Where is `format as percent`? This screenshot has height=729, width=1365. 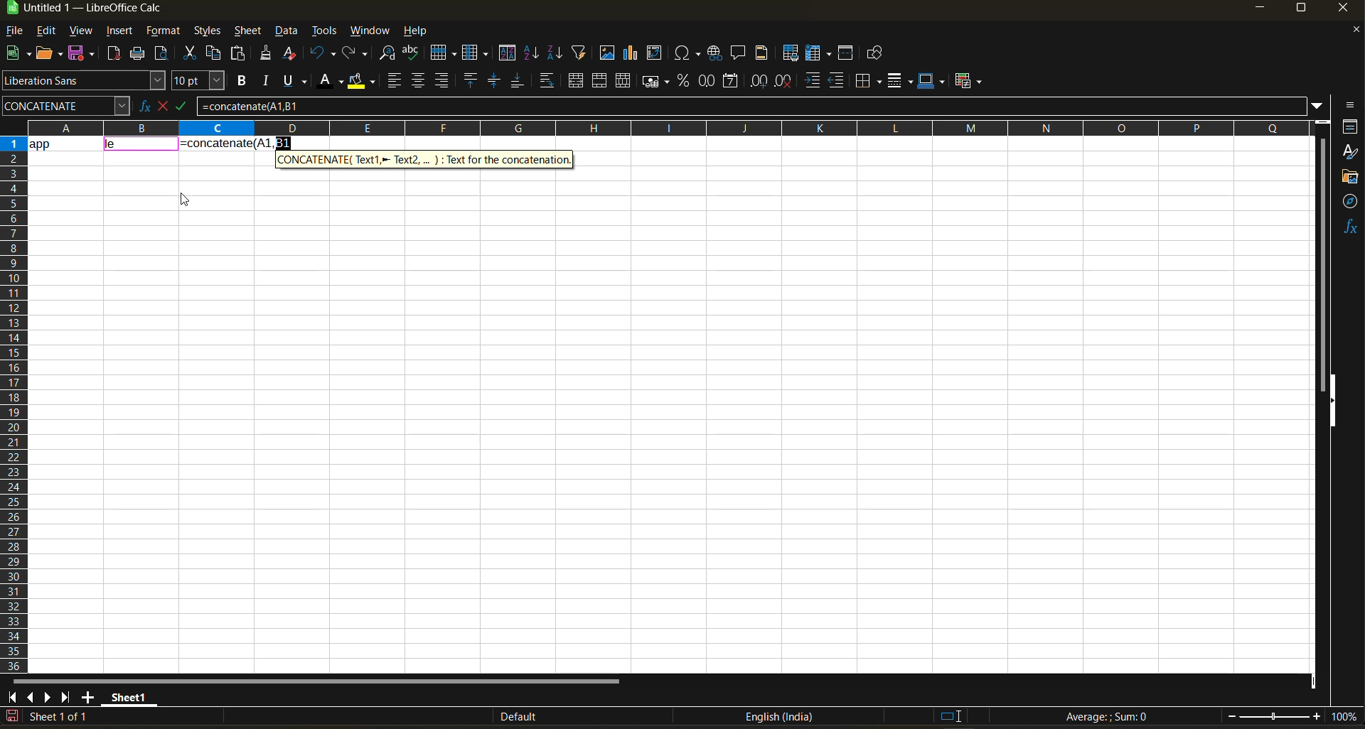
format as percent is located at coordinates (685, 81).